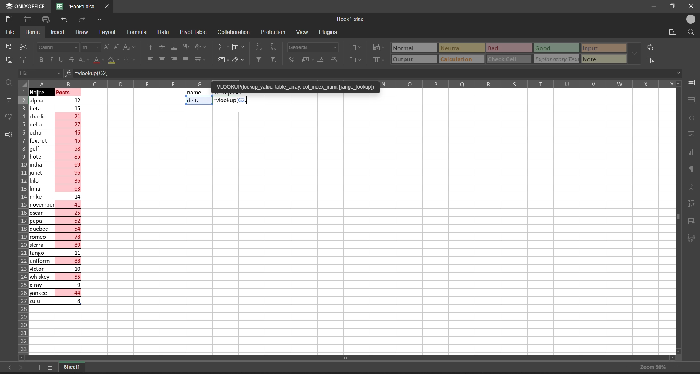  I want to click on orientation, so click(202, 47).